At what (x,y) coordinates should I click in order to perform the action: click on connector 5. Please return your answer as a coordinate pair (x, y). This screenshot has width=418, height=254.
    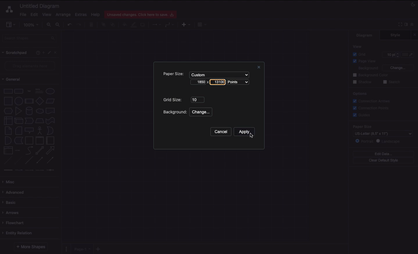
    Looking at the image, I should click on (51, 170).